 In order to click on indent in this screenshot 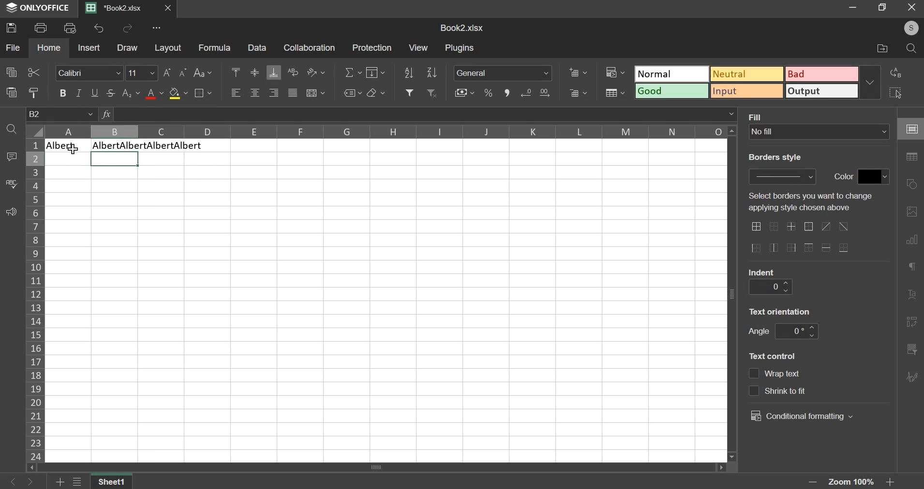, I will do `click(768, 287)`.